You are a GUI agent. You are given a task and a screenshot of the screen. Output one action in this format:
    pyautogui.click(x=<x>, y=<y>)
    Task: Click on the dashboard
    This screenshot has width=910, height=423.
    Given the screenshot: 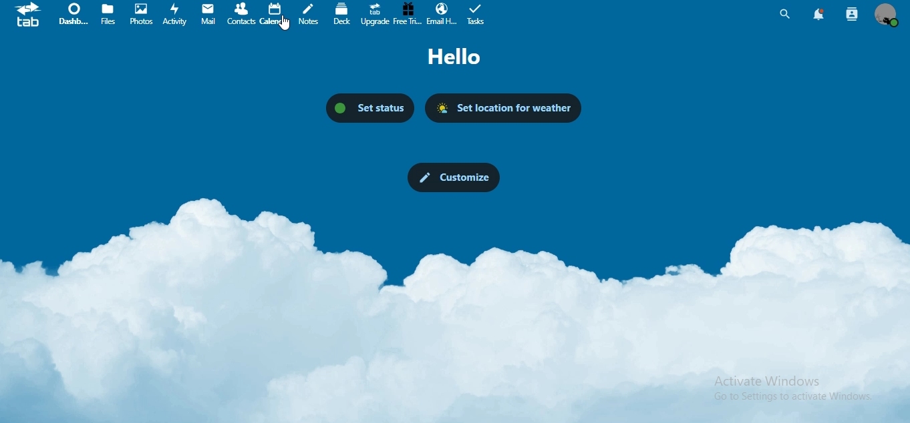 What is the action you would take?
    pyautogui.click(x=73, y=15)
    